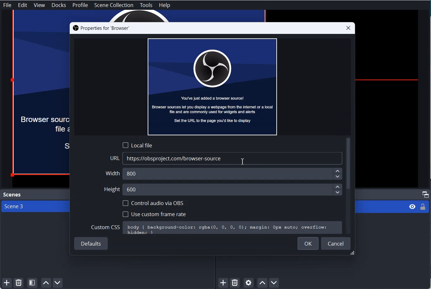 The width and height of the screenshot is (431, 289). I want to click on Add Scene, so click(6, 283).